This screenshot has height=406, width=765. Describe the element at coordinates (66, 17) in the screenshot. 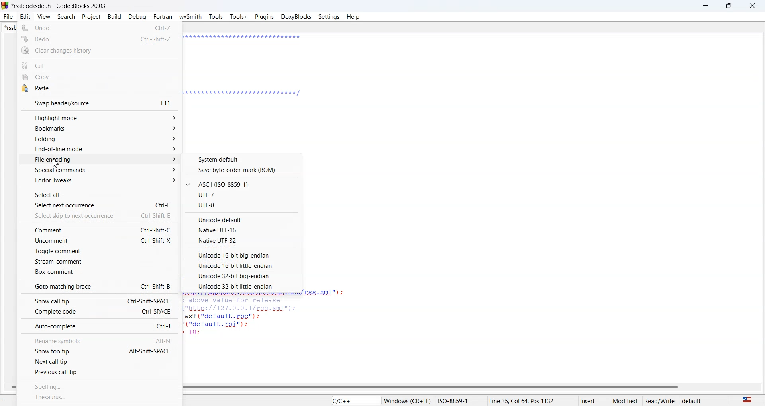

I see `Search` at that location.